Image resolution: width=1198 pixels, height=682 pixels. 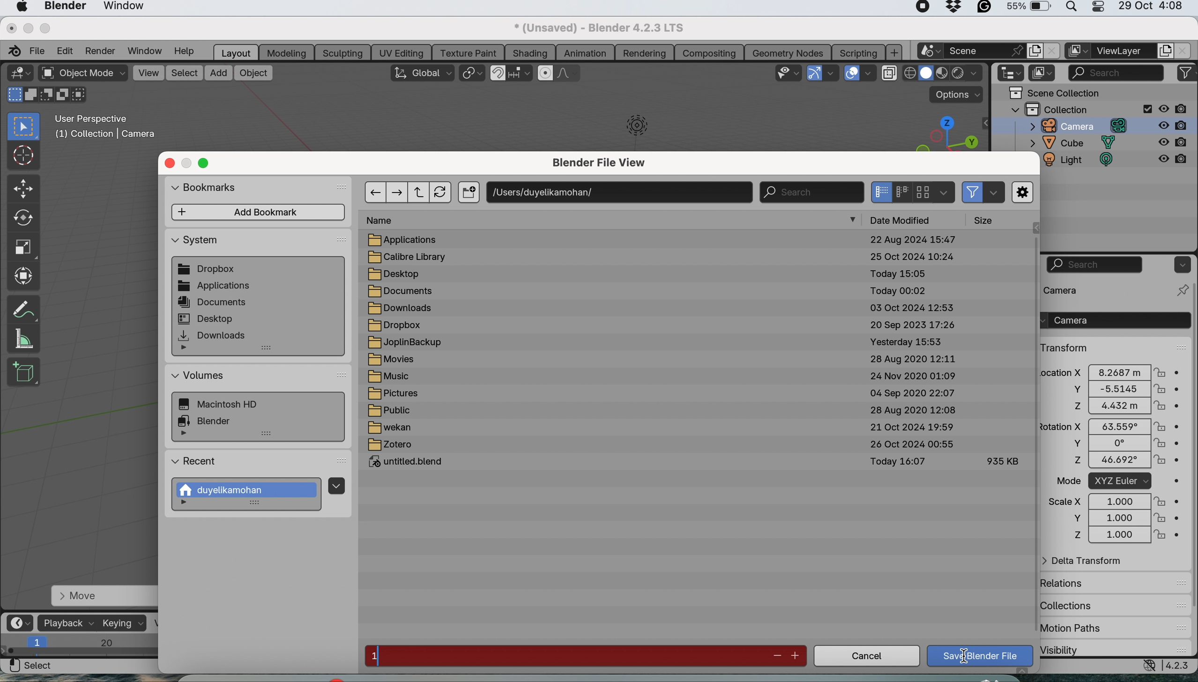 What do you see at coordinates (398, 191) in the screenshot?
I see `next folder` at bounding box center [398, 191].